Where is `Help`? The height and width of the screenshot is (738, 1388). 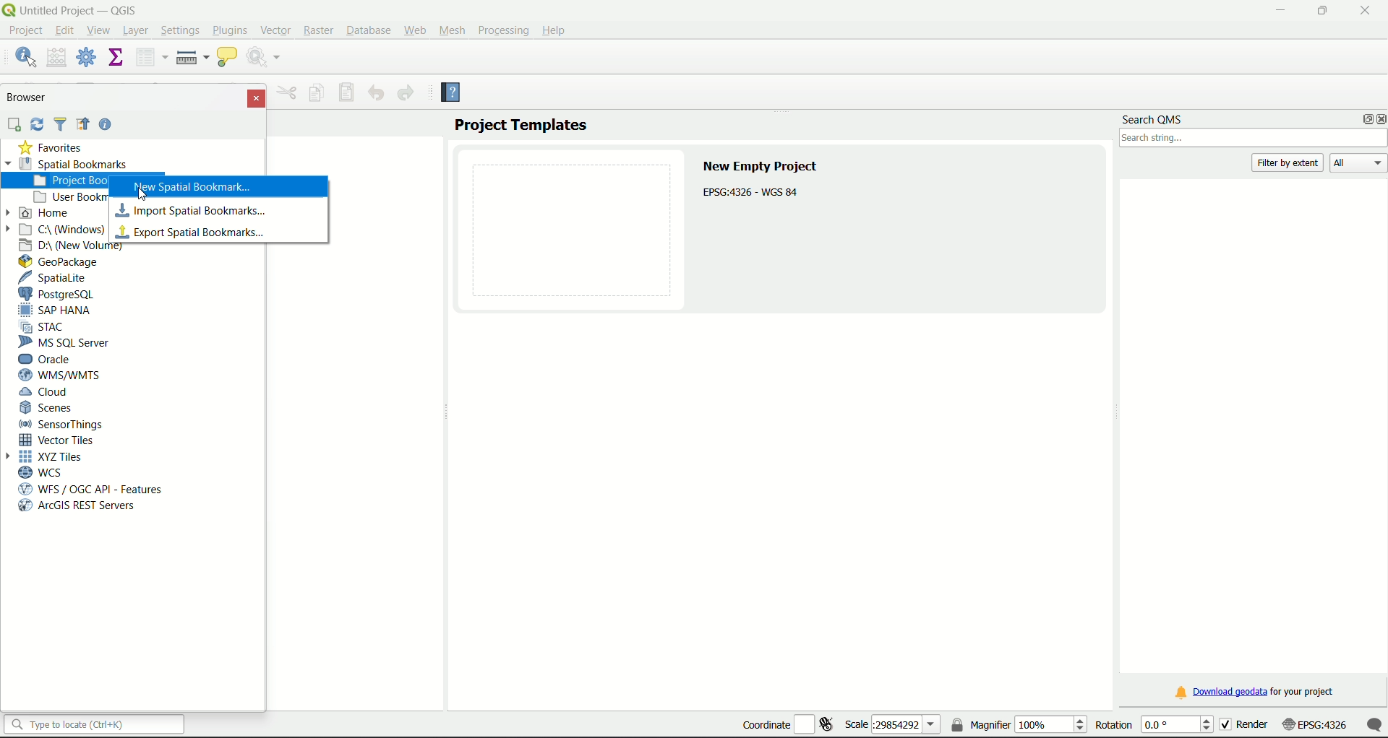 Help is located at coordinates (458, 95).